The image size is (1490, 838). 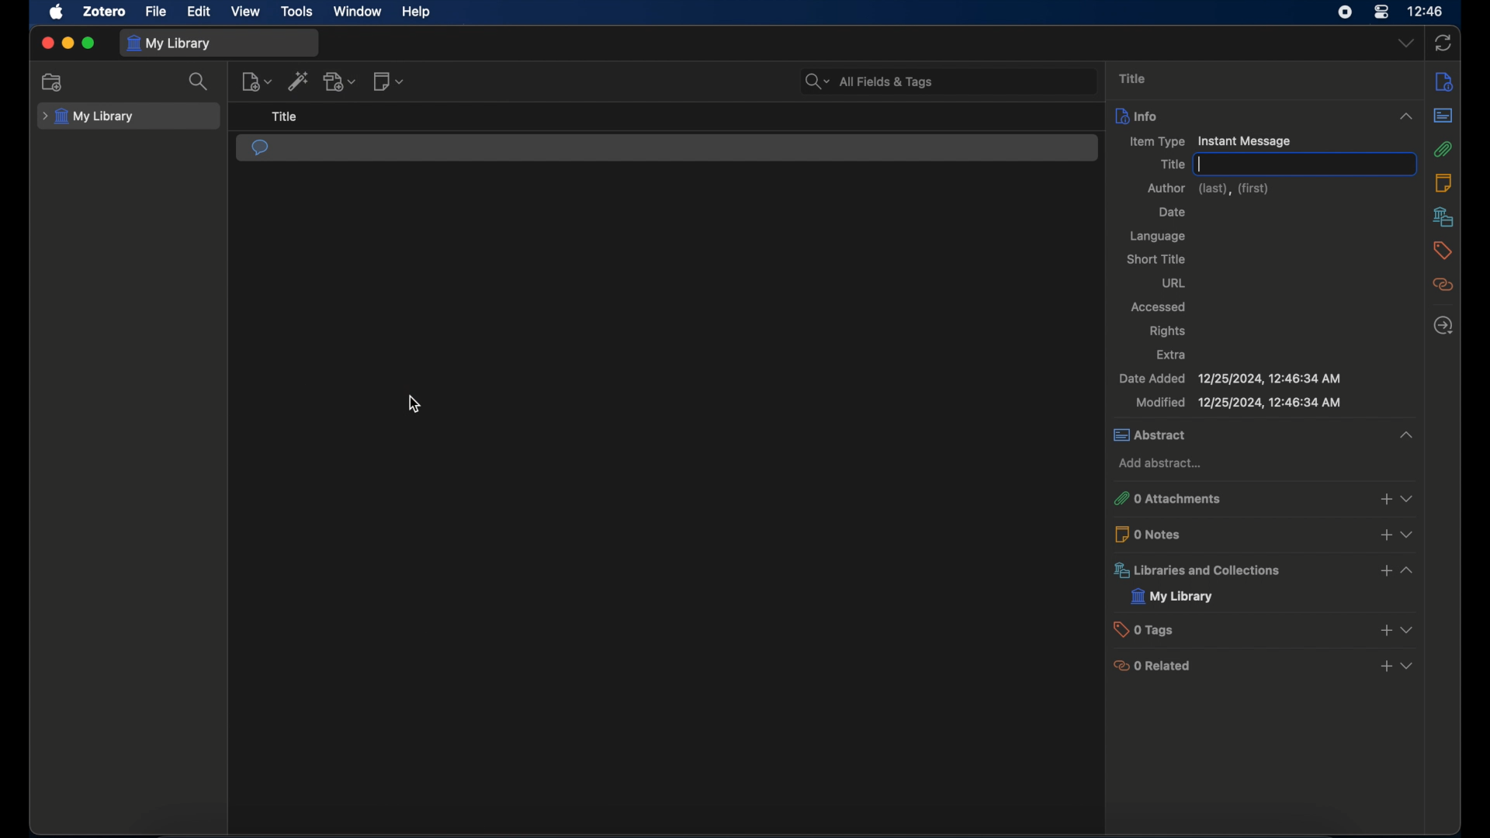 I want to click on 0 notes, so click(x=1263, y=533).